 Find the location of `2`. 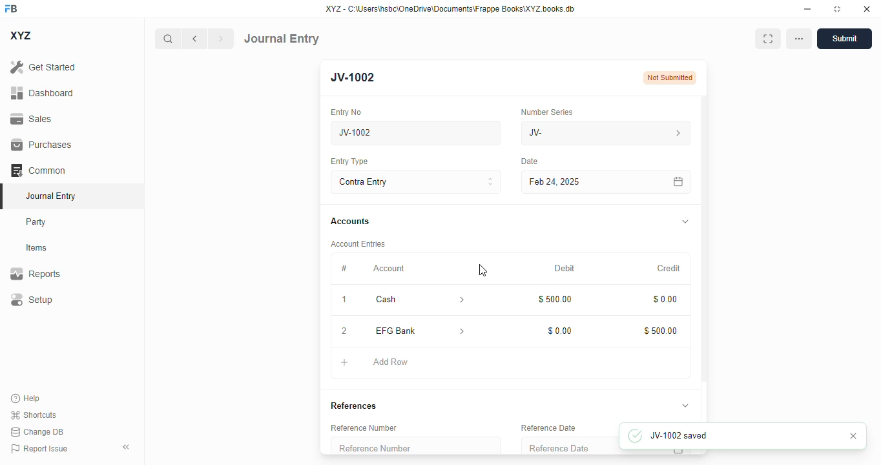

2 is located at coordinates (344, 331).